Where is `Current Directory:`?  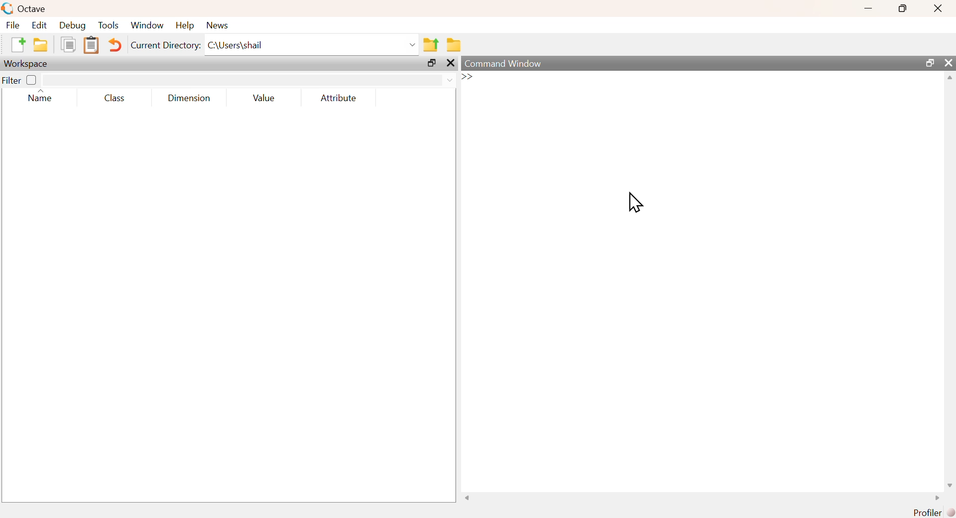
Current Directory: is located at coordinates (166, 46).